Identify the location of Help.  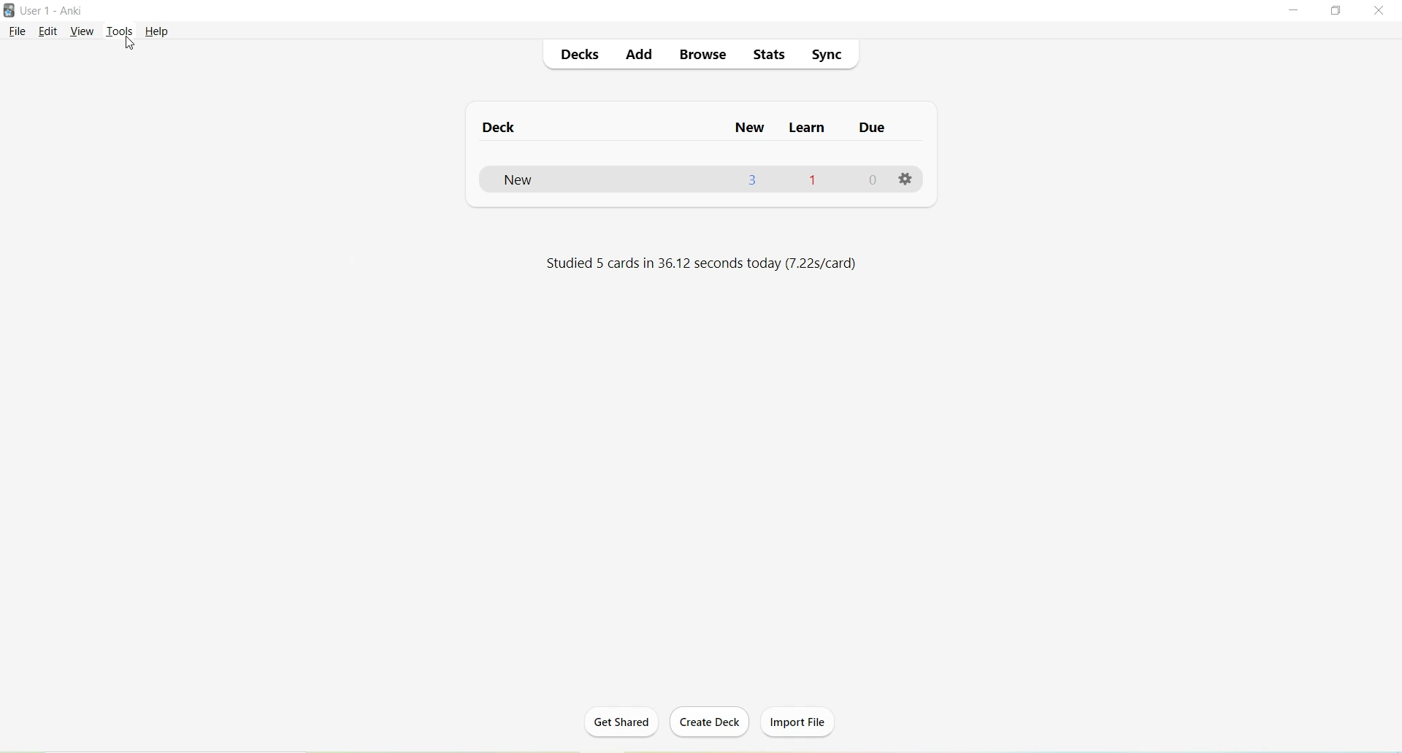
(157, 31).